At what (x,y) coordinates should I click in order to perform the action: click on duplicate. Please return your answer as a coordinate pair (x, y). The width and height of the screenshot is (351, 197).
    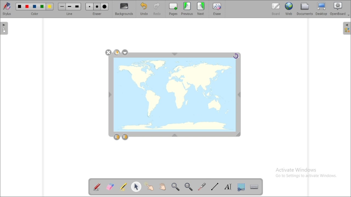
    Looking at the image, I should click on (117, 53).